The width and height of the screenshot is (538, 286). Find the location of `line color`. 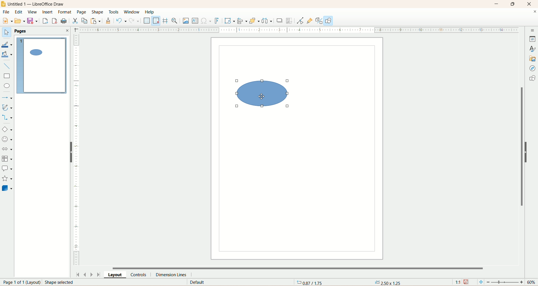

line color is located at coordinates (8, 43).